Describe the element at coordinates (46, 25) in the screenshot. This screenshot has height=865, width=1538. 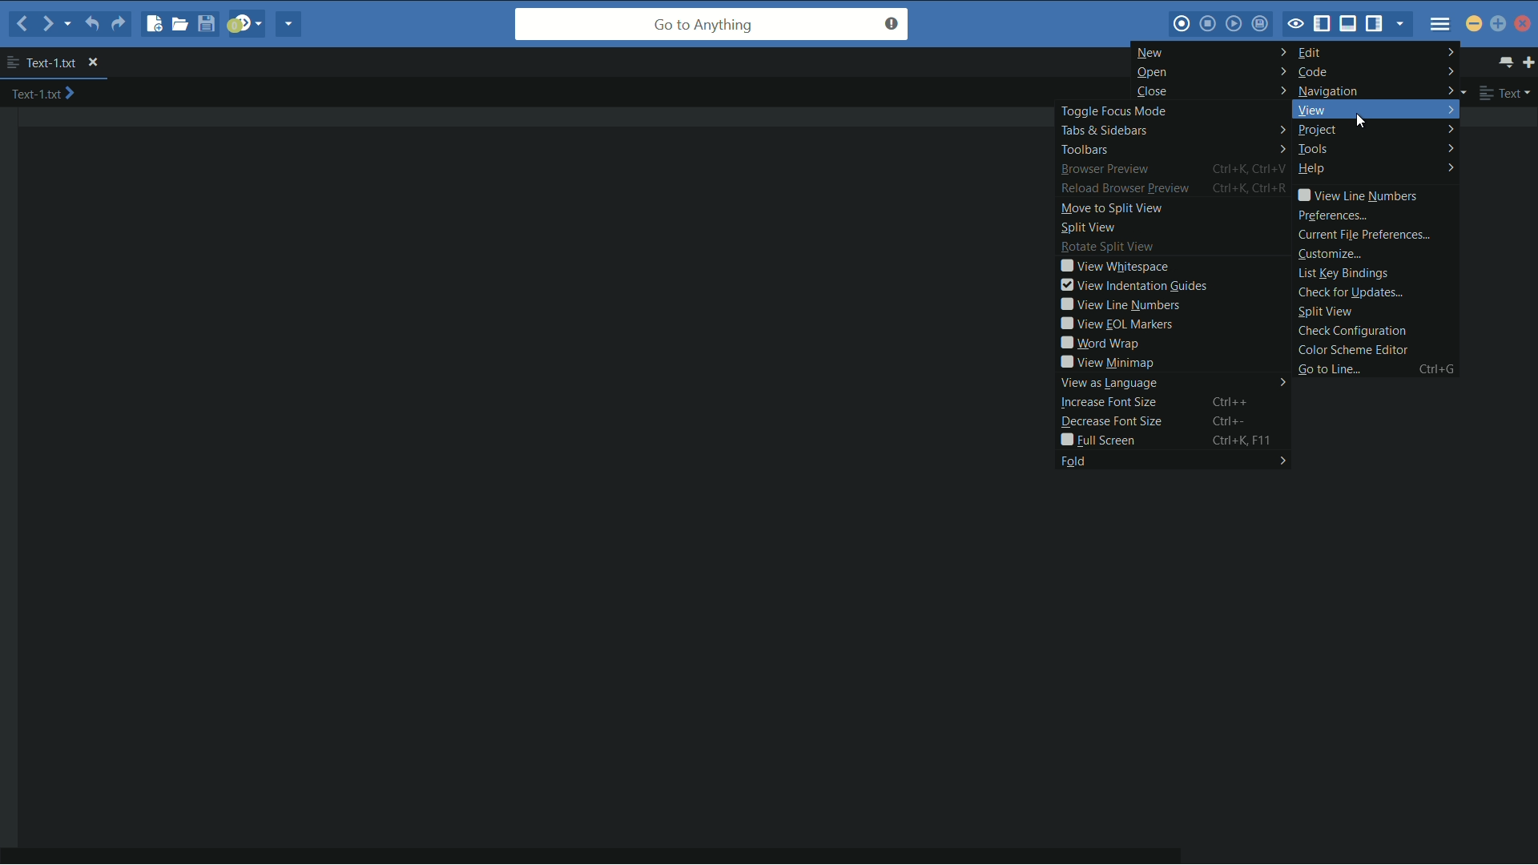
I see `forward` at that location.